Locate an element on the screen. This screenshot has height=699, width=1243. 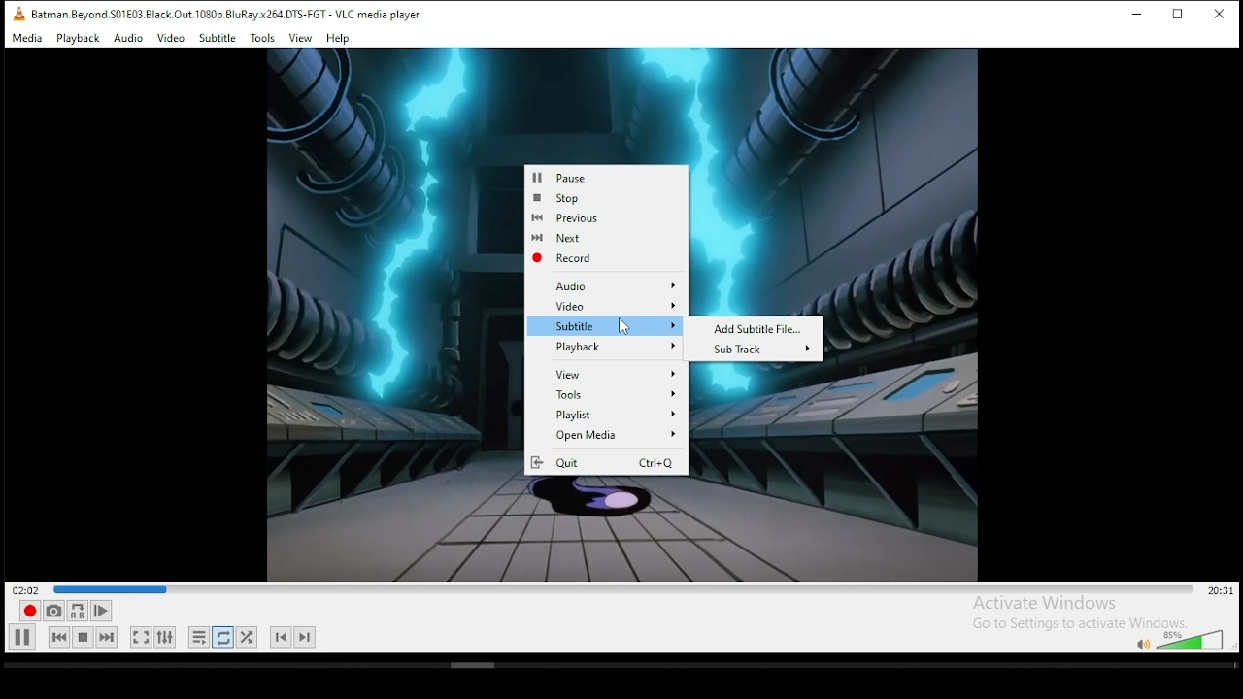
View options is located at coordinates (610, 373).